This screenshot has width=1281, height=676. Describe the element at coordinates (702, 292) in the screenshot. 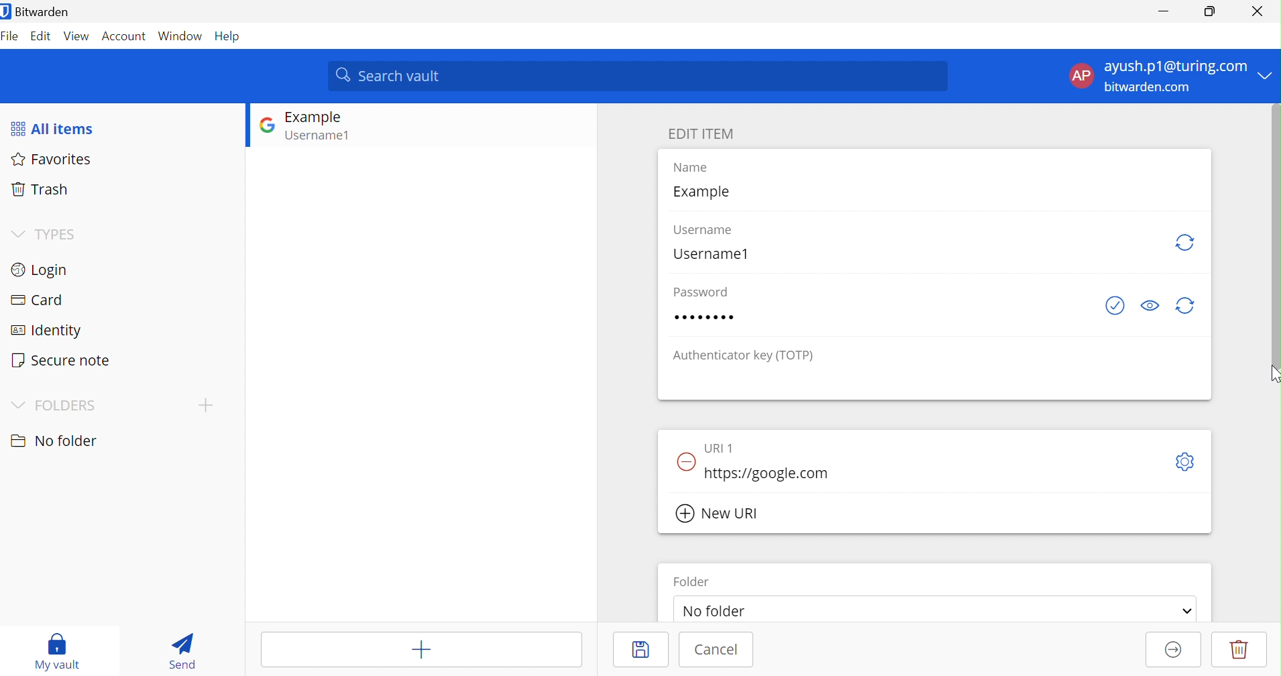

I see `Password` at that location.